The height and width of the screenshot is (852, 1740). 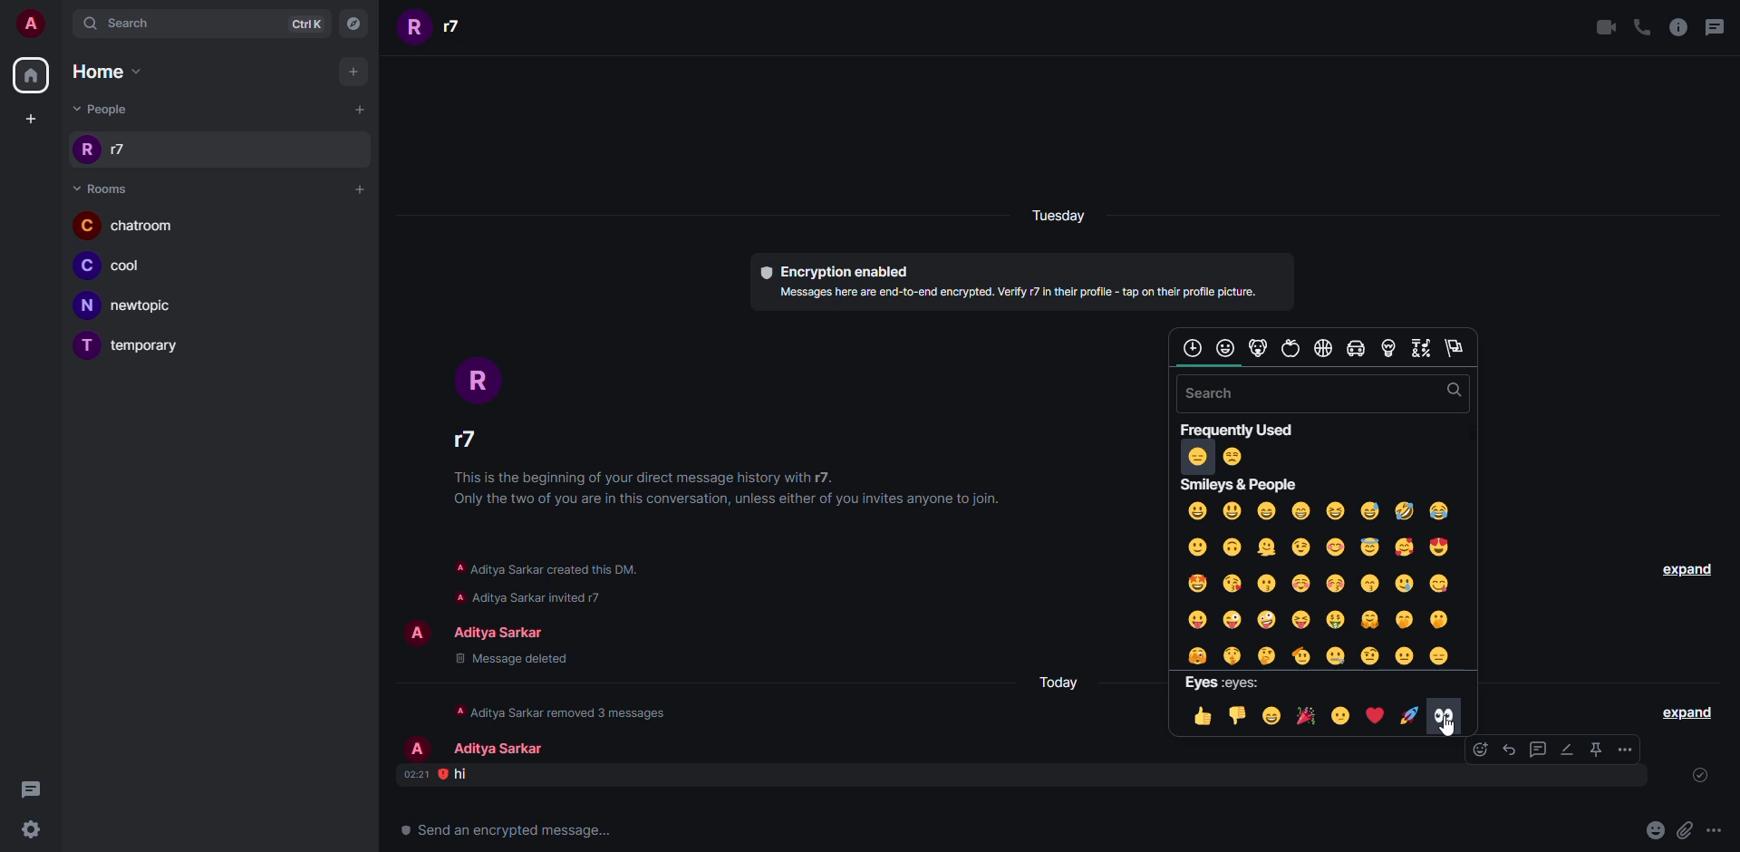 I want to click on edit, so click(x=1567, y=749).